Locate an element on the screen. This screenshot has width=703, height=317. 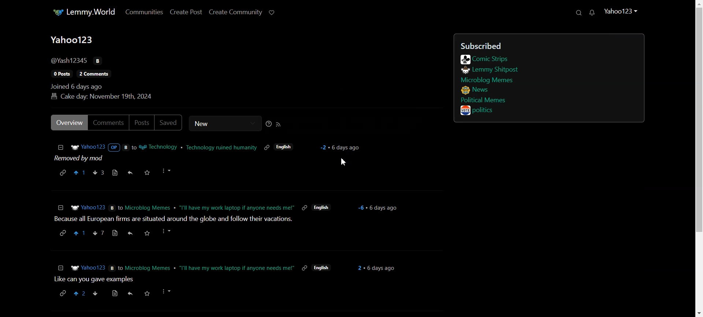
Microblog memes is located at coordinates (149, 208).